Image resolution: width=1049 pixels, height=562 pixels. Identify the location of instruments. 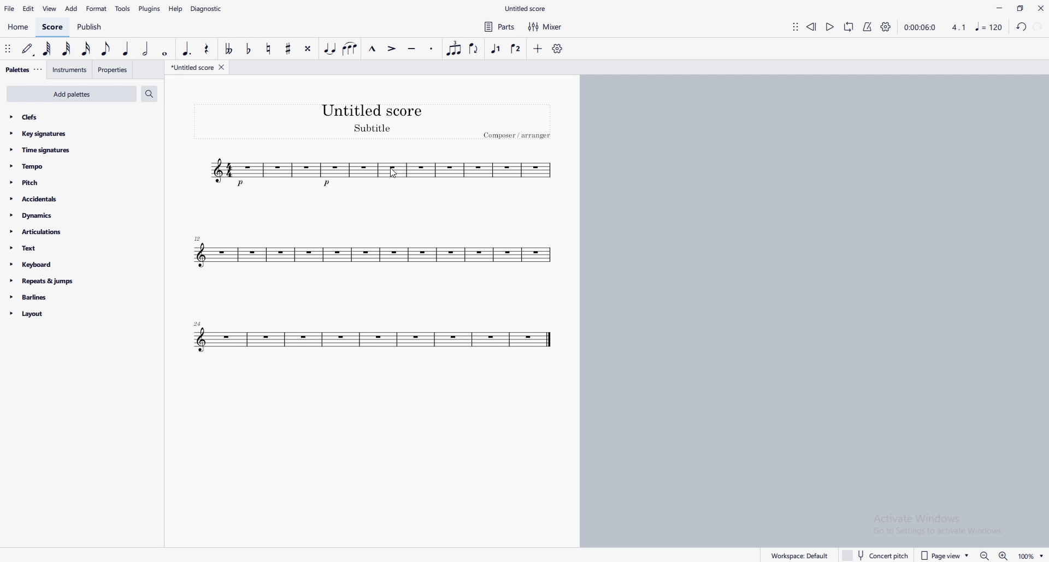
(70, 70).